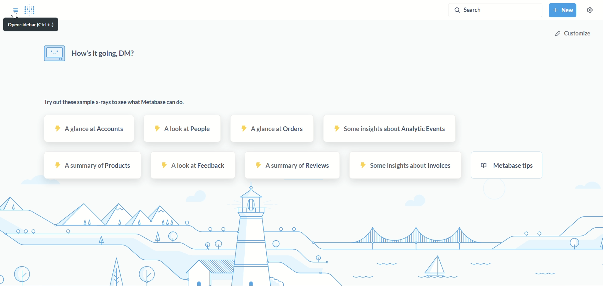 This screenshot has width=603, height=286. I want to click on Try out these sample x-rays to see what Metabase can do., so click(114, 102).